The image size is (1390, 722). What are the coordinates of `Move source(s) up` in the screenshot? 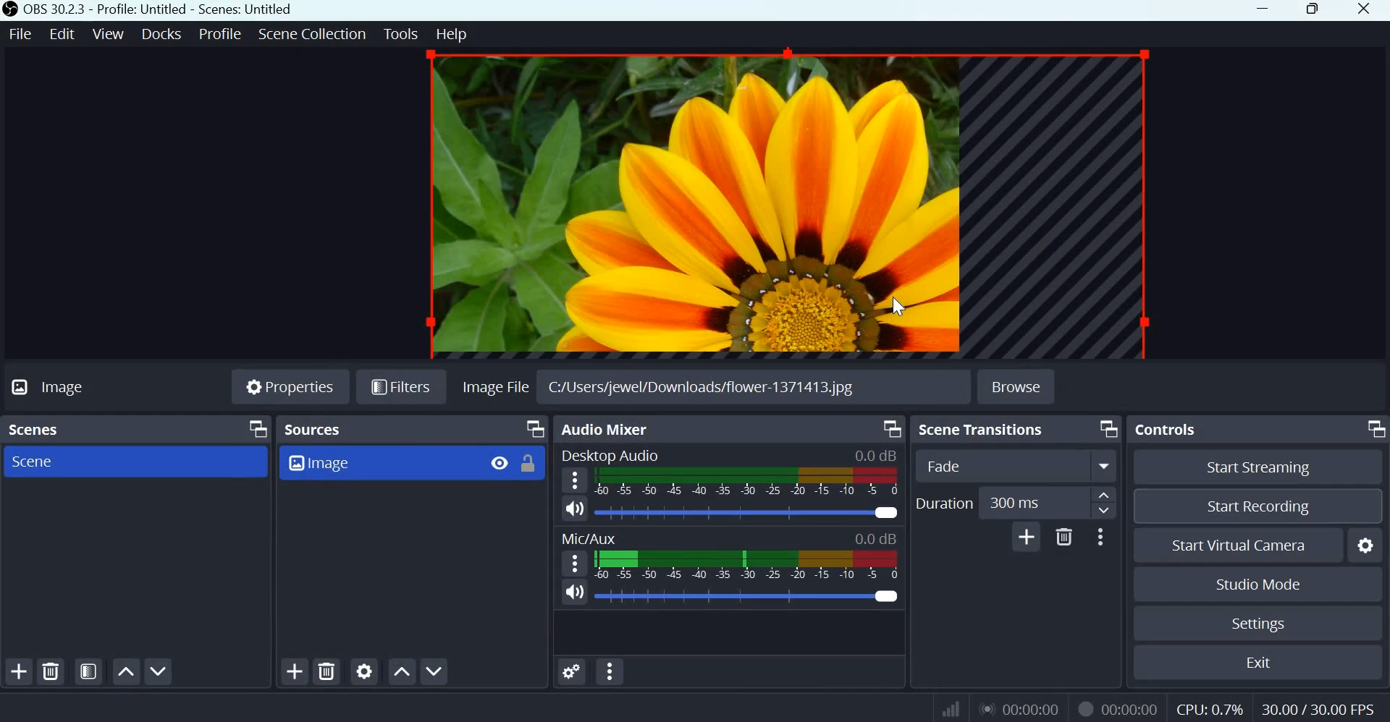 It's located at (400, 671).